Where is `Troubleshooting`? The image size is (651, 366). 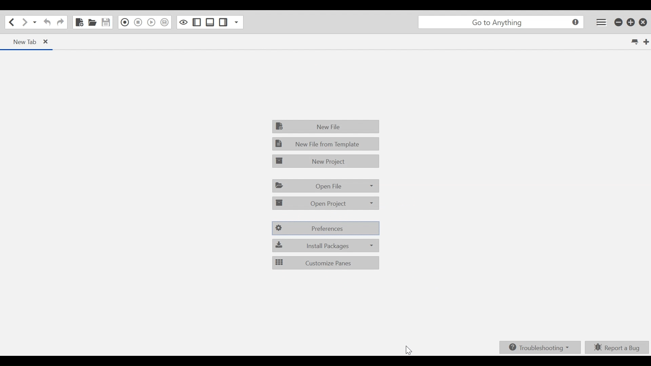 Troubleshooting is located at coordinates (540, 347).